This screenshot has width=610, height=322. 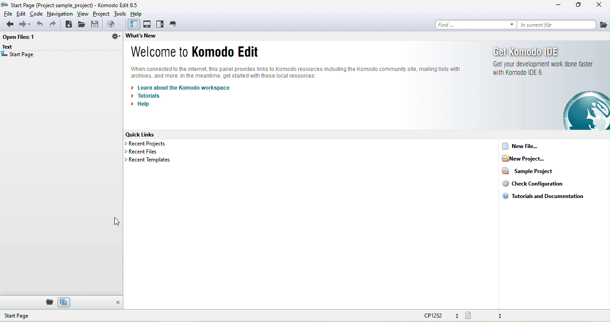 What do you see at coordinates (578, 6) in the screenshot?
I see `maximize` at bounding box center [578, 6].